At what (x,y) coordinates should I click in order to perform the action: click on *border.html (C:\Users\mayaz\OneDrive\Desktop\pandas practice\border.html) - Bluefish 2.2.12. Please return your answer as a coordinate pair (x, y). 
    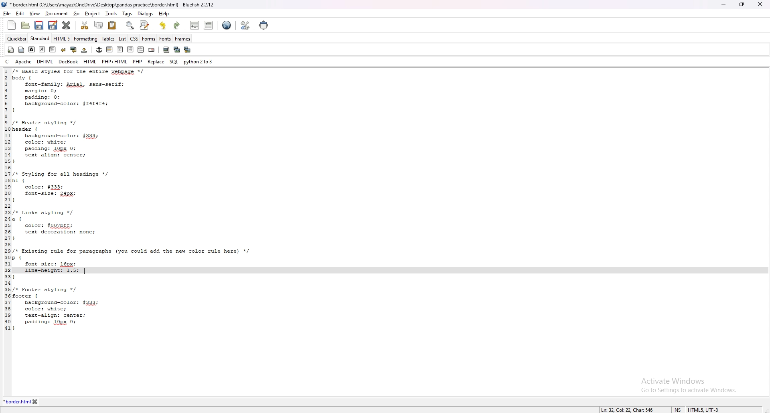
    Looking at the image, I should click on (115, 4).